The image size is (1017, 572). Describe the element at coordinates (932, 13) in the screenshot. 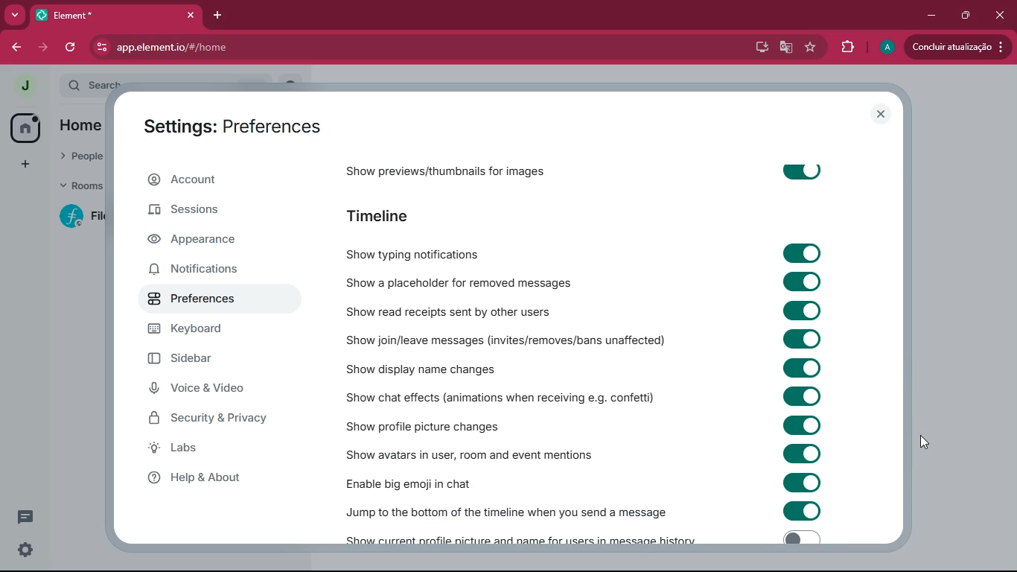

I see `minimize` at that location.